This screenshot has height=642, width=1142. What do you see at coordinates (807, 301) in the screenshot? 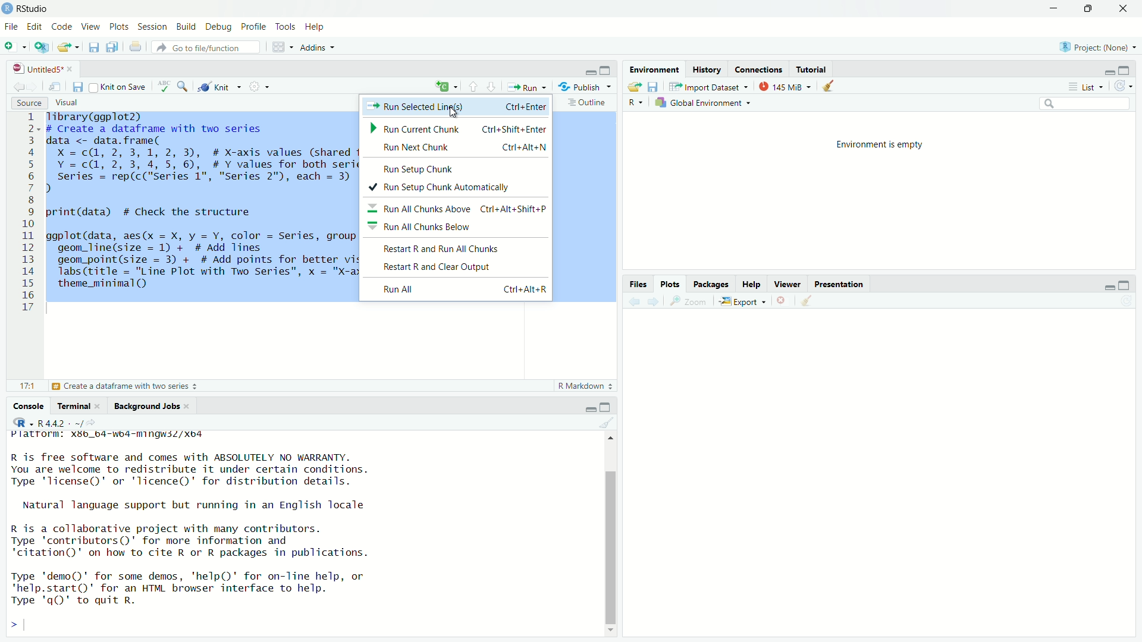
I see `Go back to the previous source selection` at bounding box center [807, 301].